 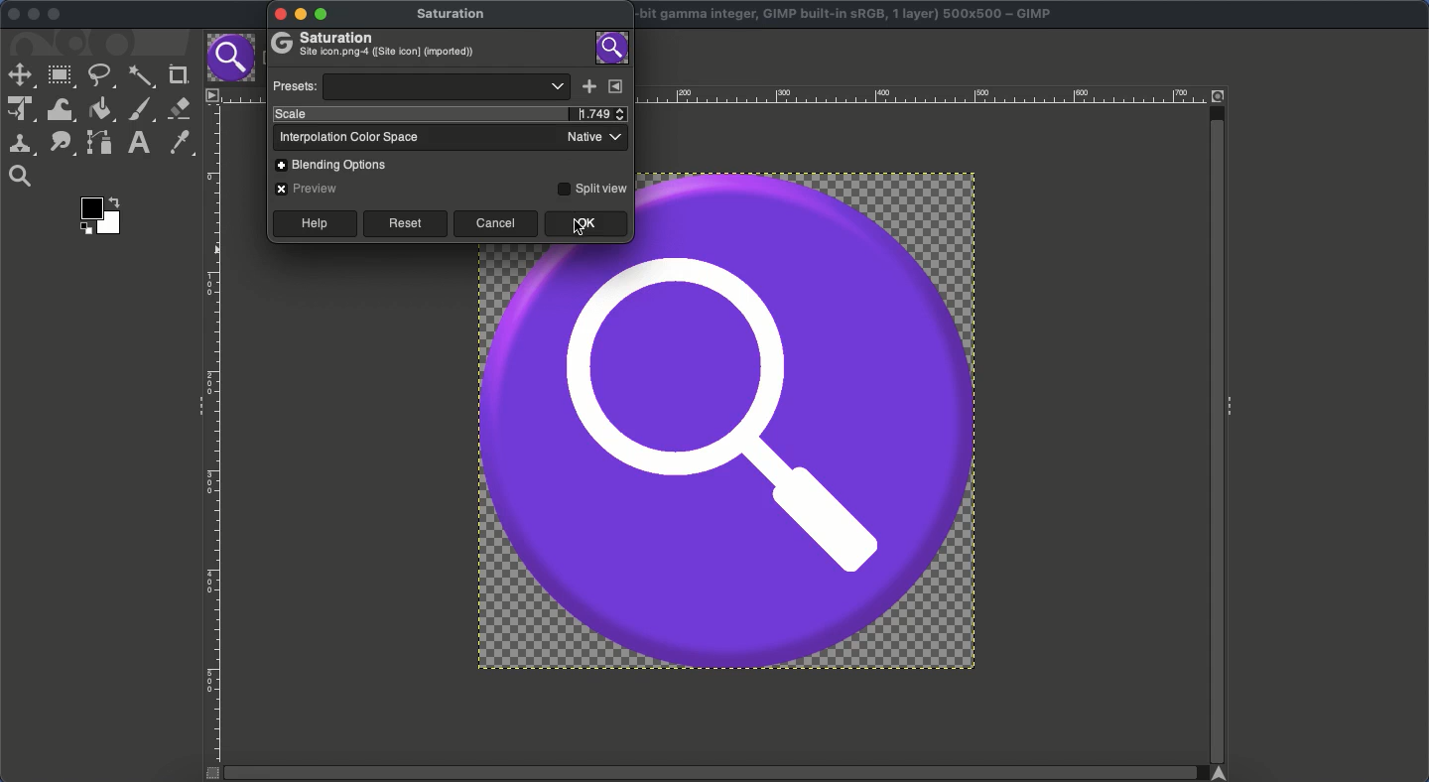 What do you see at coordinates (58, 15) in the screenshot?
I see `Maximize` at bounding box center [58, 15].